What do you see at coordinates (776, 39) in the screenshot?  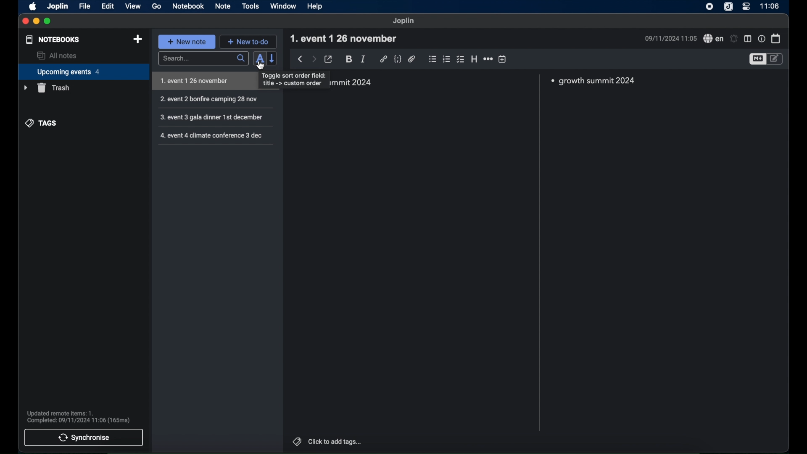 I see `calendar plugin` at bounding box center [776, 39].